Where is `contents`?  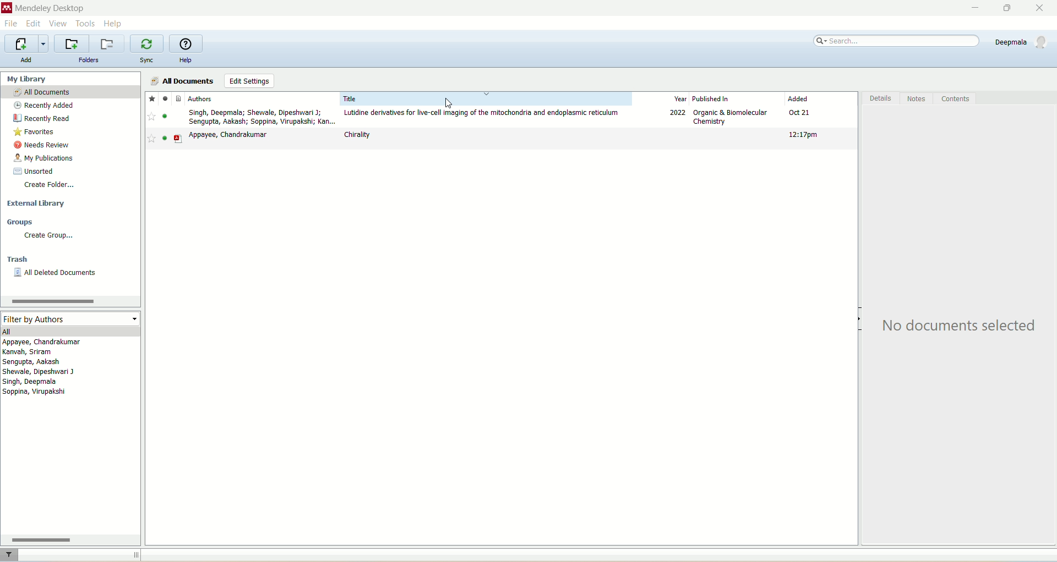
contents is located at coordinates (954, 99).